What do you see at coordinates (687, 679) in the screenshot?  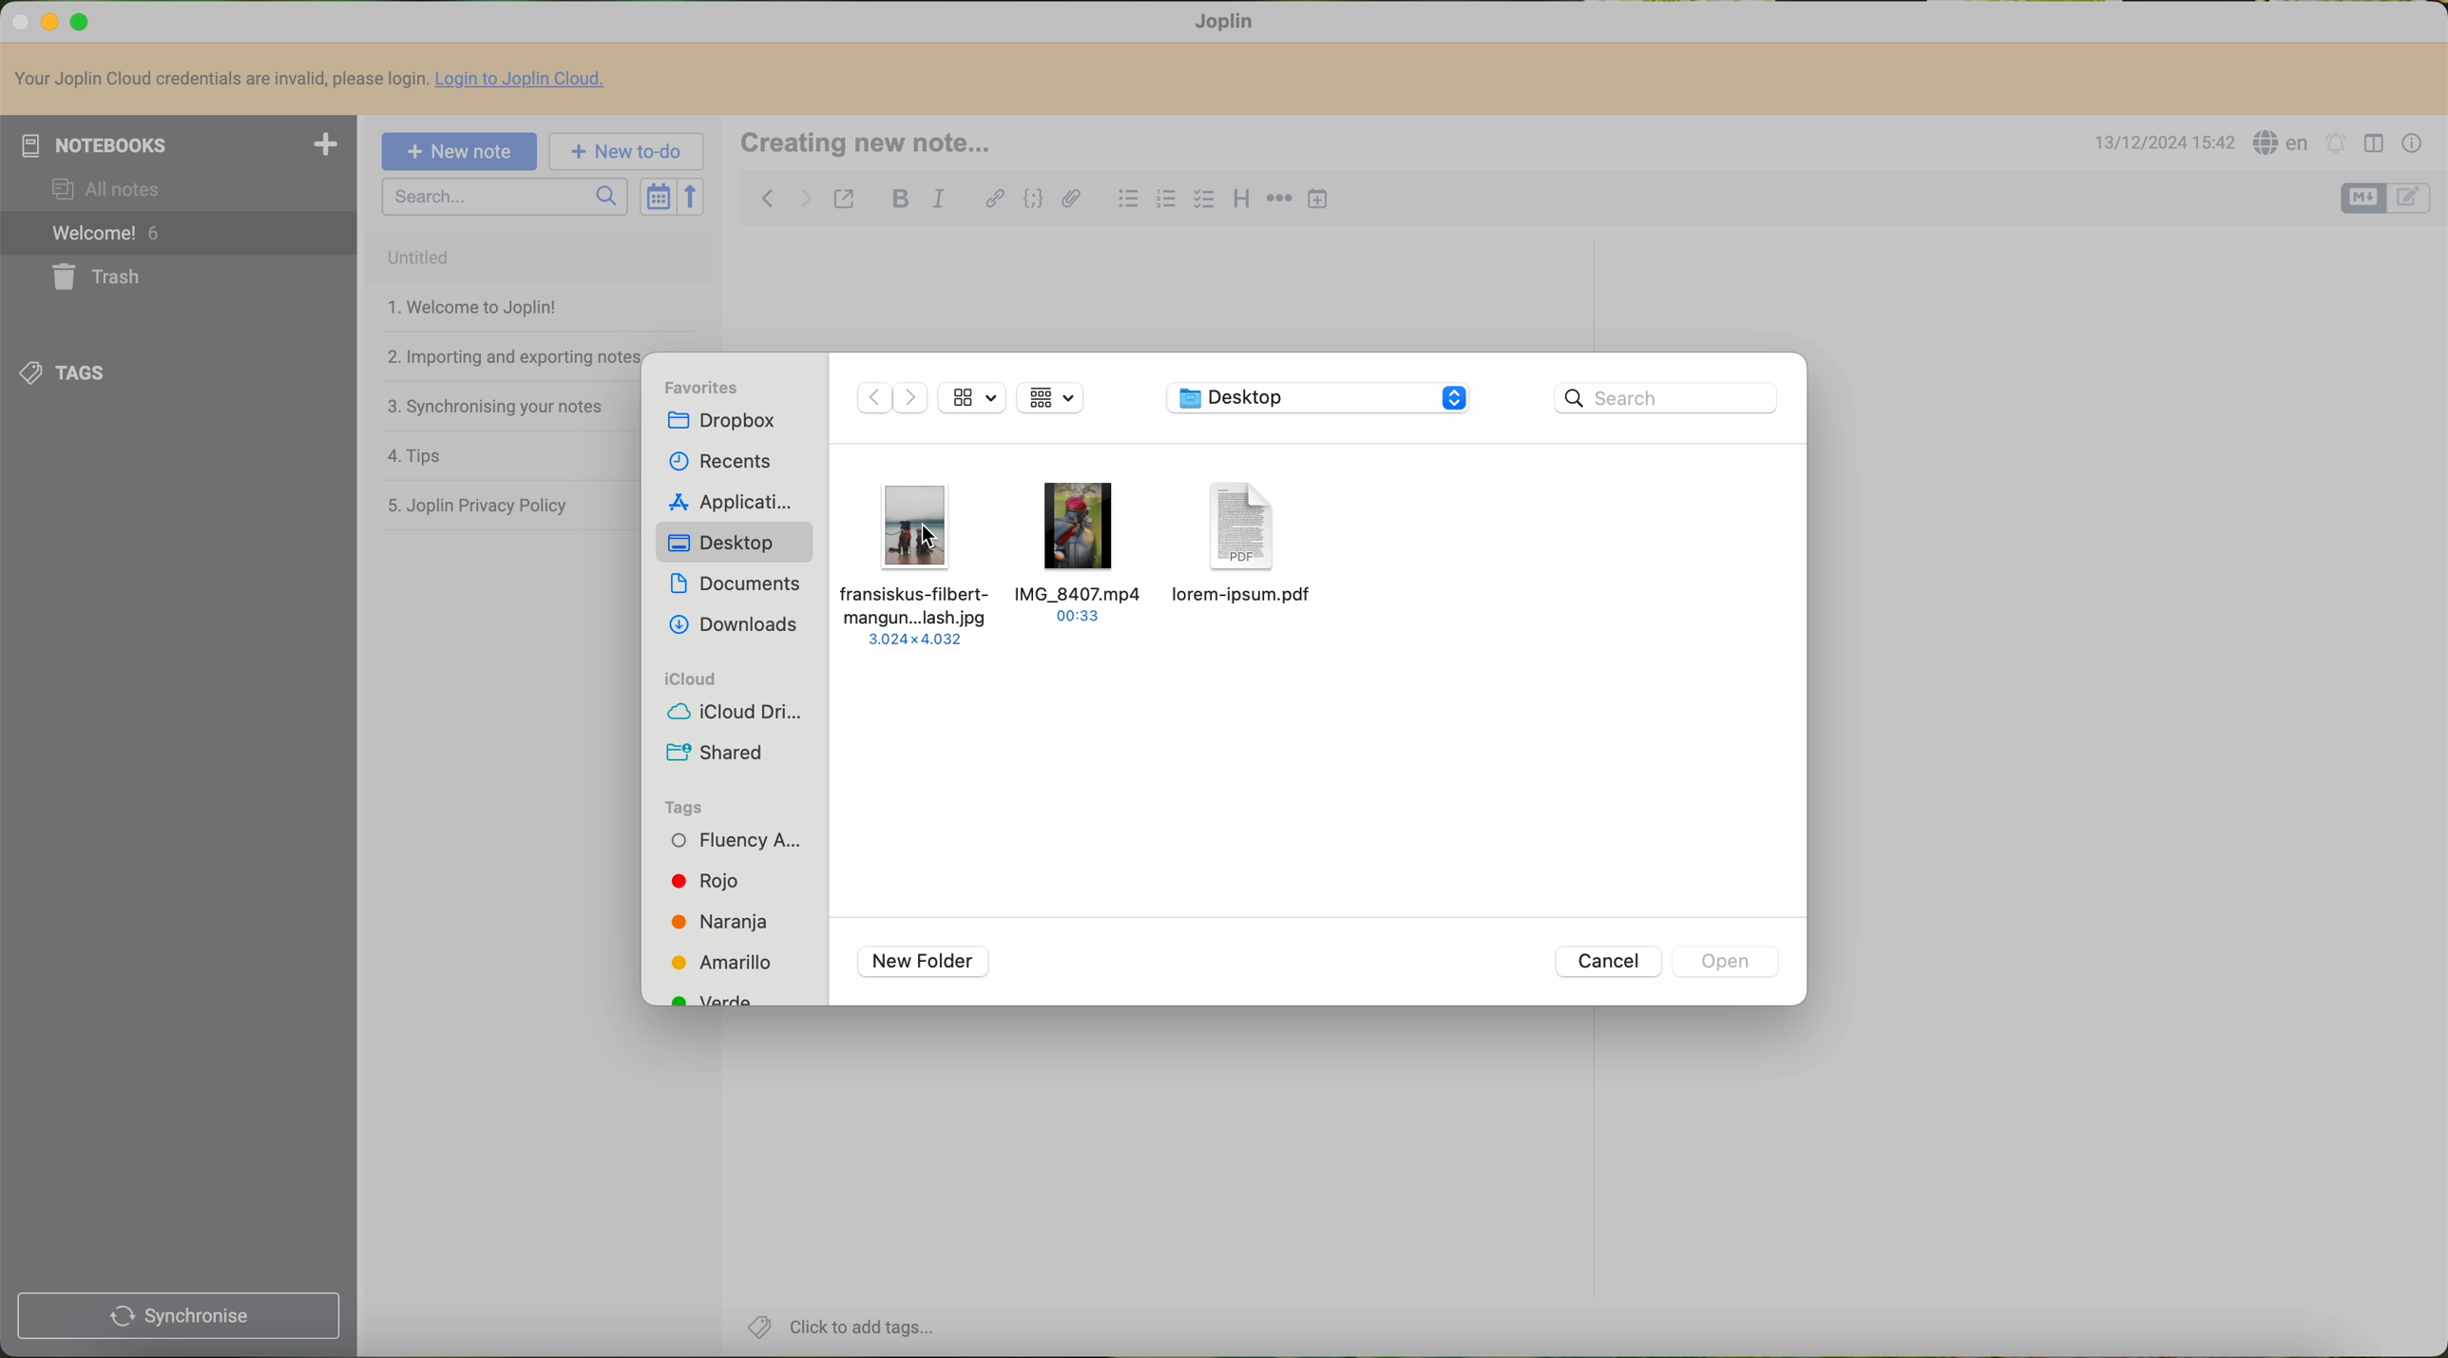 I see `icloud` at bounding box center [687, 679].